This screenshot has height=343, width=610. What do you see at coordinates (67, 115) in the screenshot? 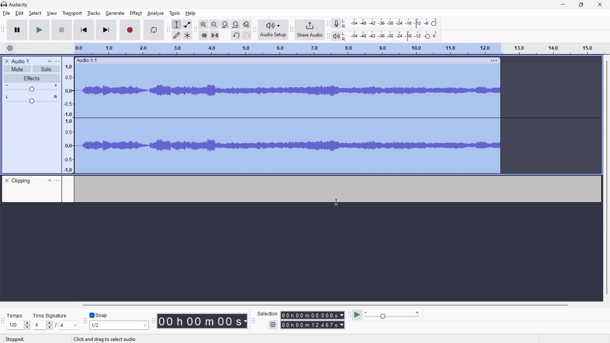
I see `amplitude` at bounding box center [67, 115].